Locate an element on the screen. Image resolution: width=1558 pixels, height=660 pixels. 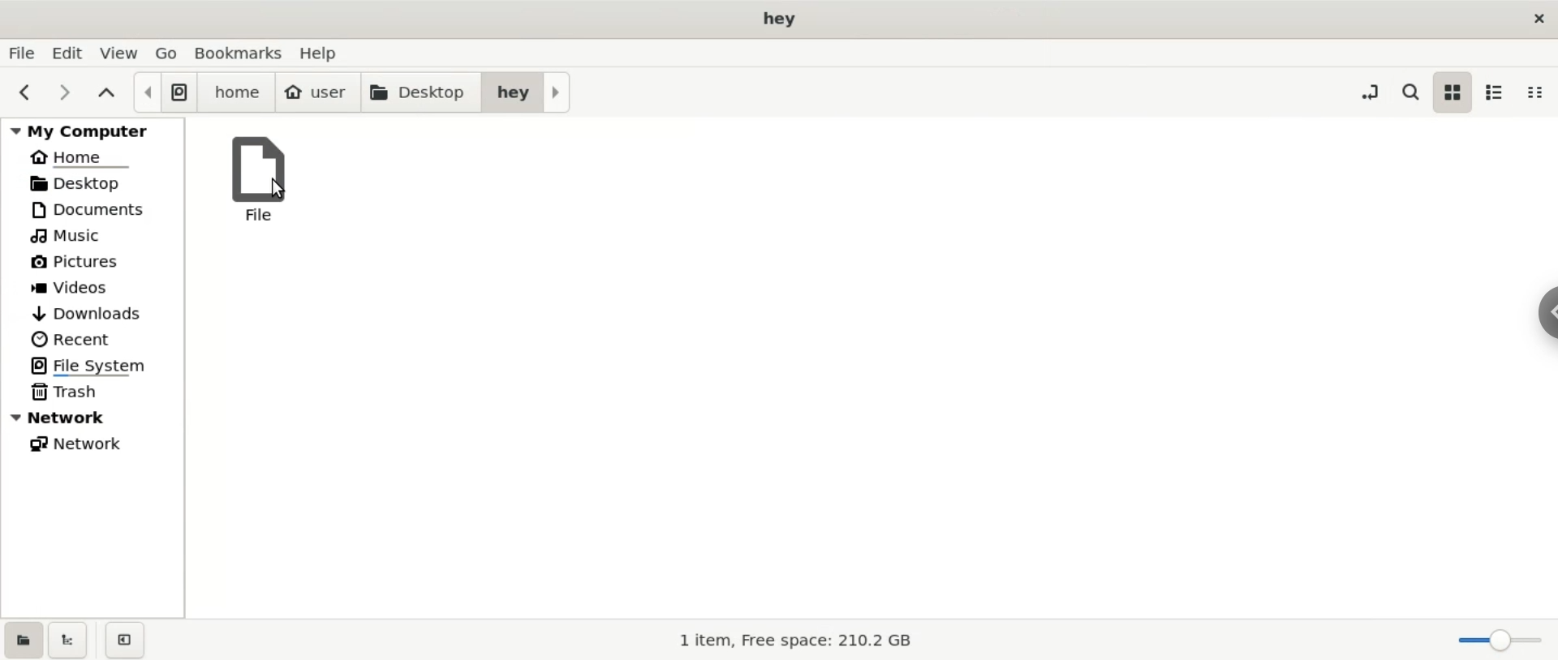
icon view is located at coordinates (1453, 93).